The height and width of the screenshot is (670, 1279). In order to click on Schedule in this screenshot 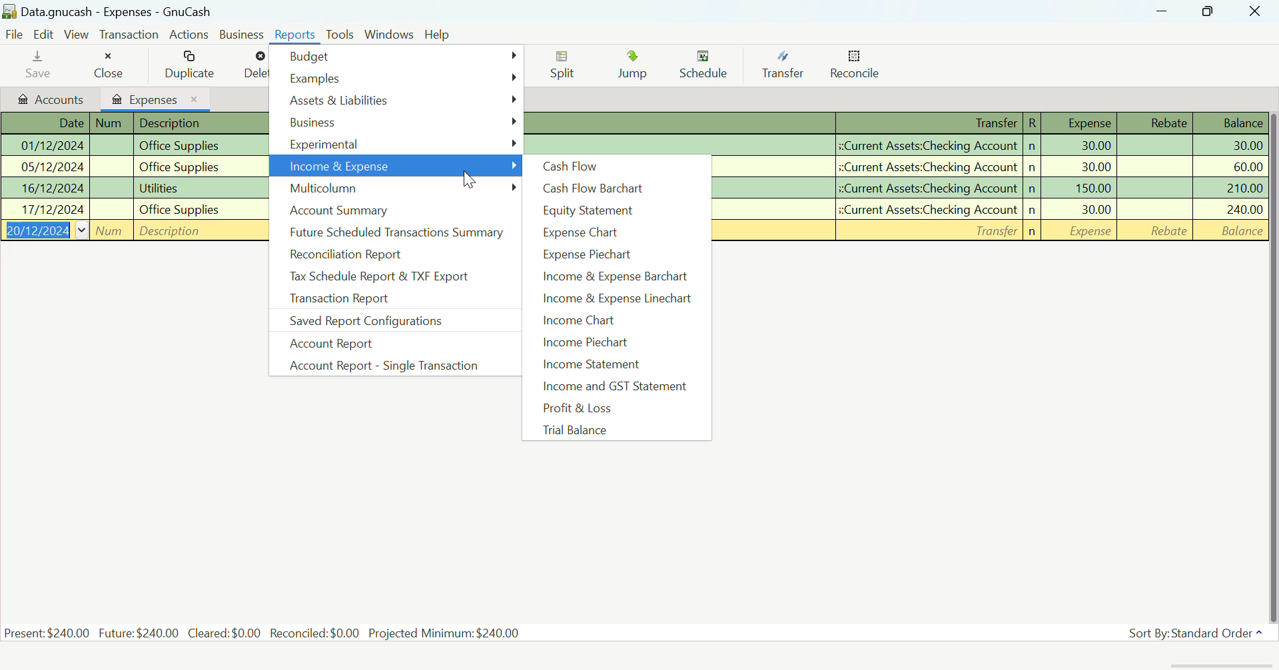, I will do `click(705, 67)`.